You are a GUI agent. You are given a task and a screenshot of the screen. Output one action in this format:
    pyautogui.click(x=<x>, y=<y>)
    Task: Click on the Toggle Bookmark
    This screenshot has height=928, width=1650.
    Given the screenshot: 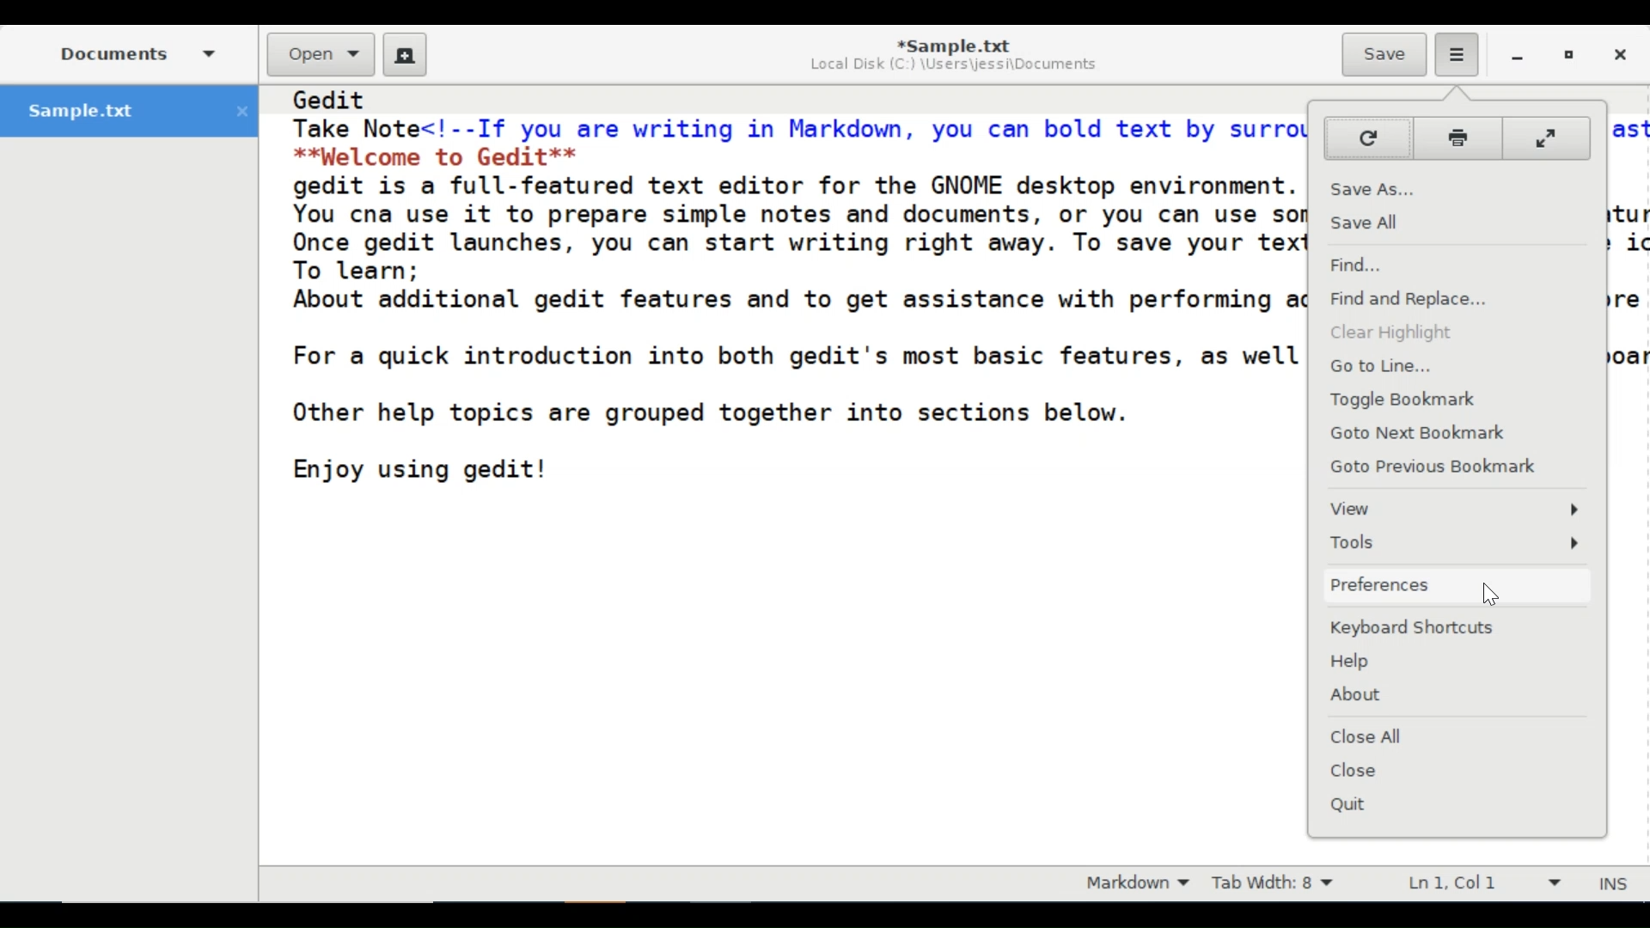 What is the action you would take?
    pyautogui.click(x=1410, y=399)
    